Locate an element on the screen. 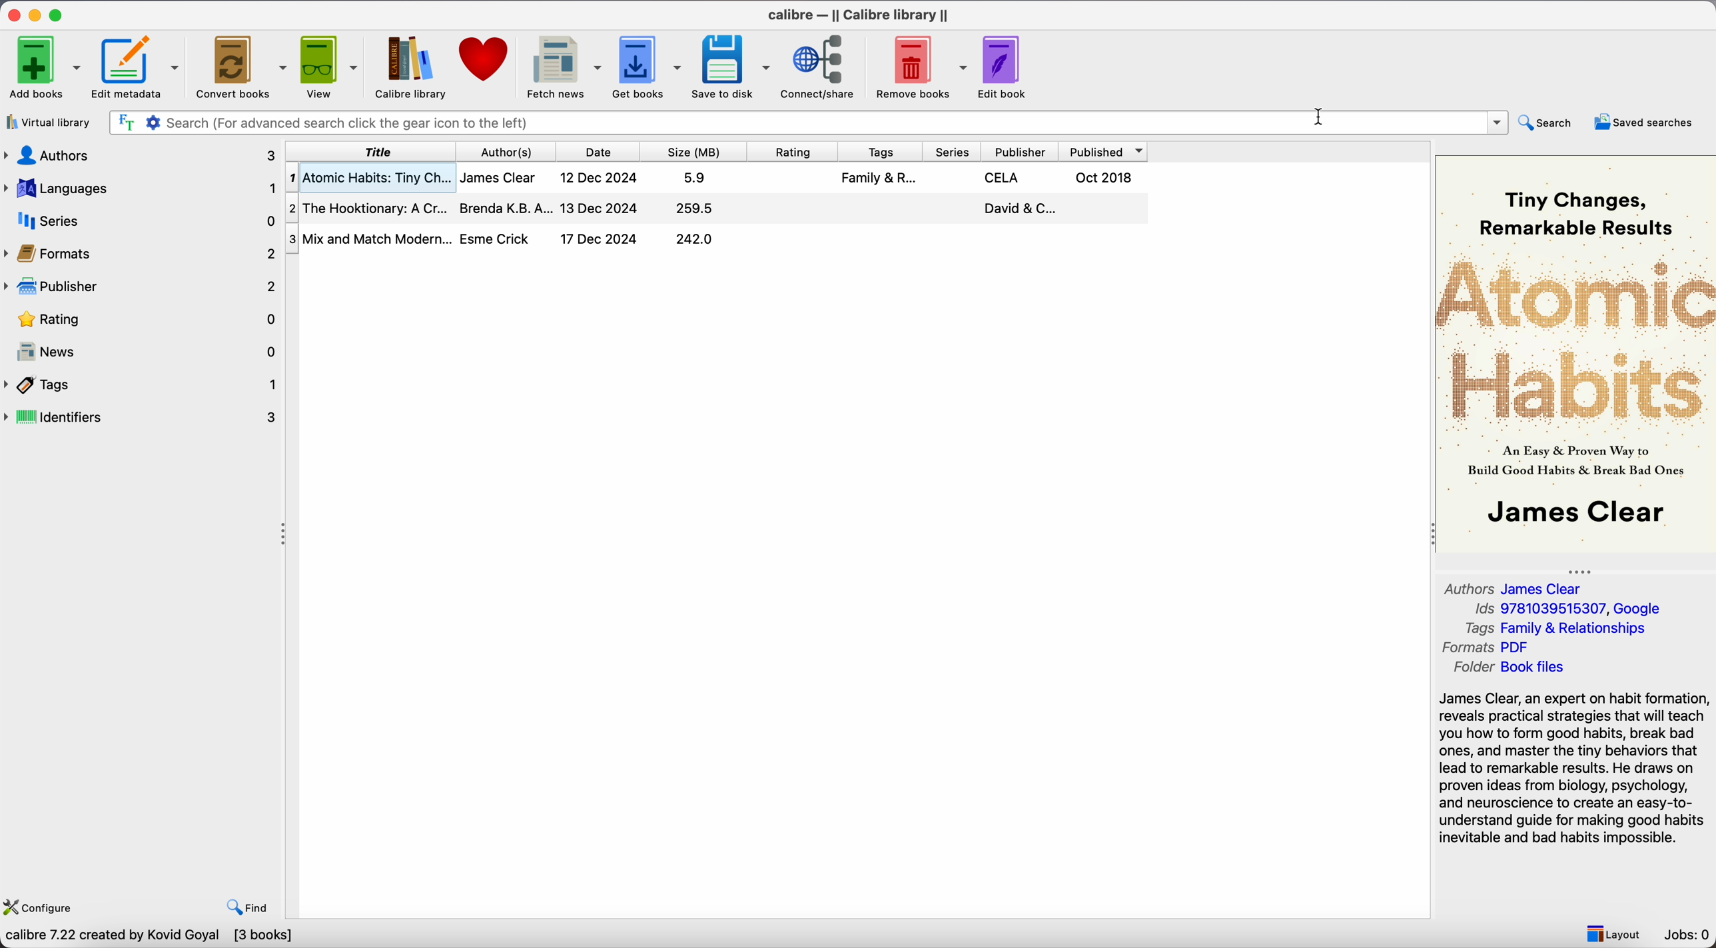 Image resolution: width=1716 pixels, height=948 pixels. convert books is located at coordinates (240, 66).